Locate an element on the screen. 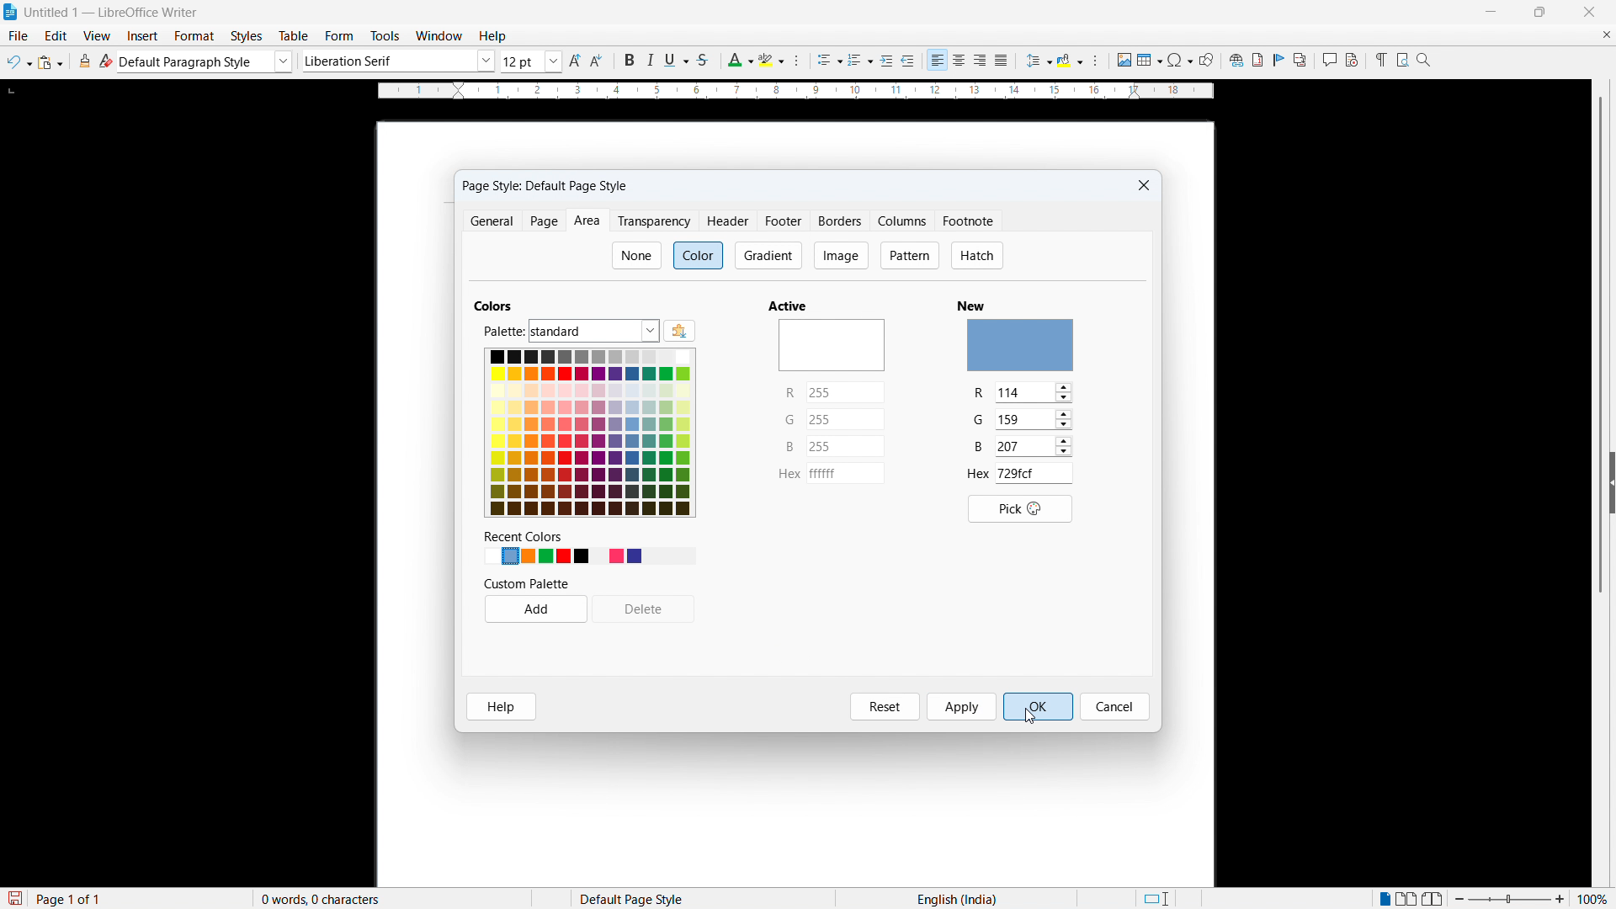  save  is located at coordinates (13, 899).